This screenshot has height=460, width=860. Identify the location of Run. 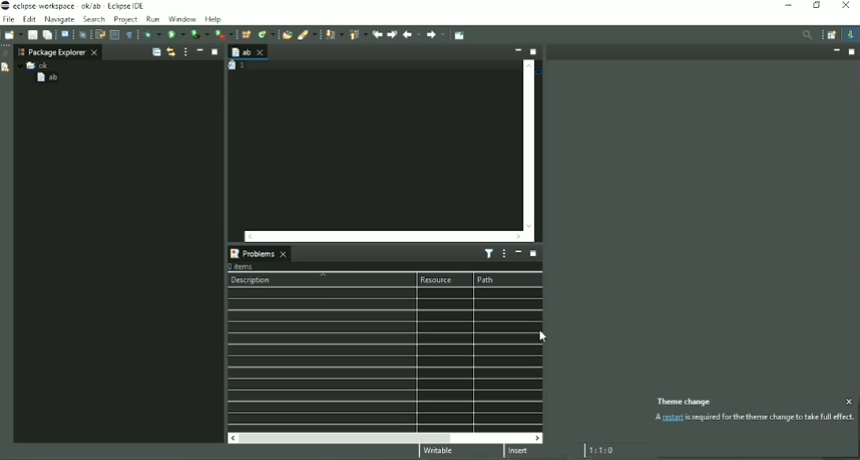
(154, 19).